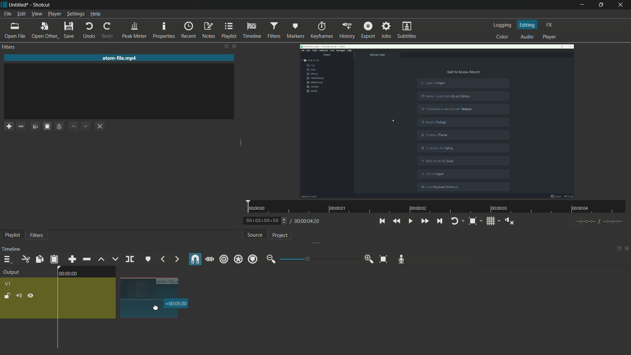  I want to click on paste, so click(54, 259).